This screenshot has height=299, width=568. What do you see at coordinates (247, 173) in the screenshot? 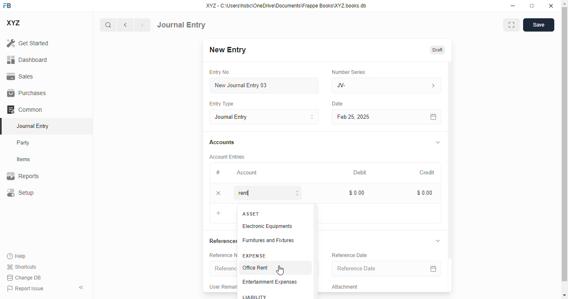
I see `account` at bounding box center [247, 173].